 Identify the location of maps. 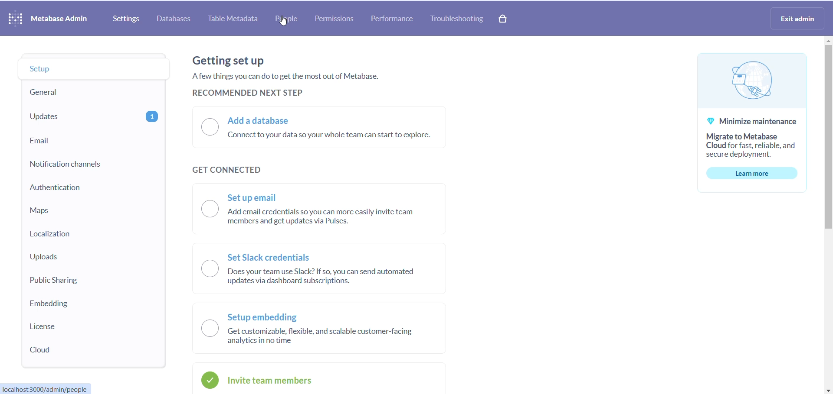
(84, 215).